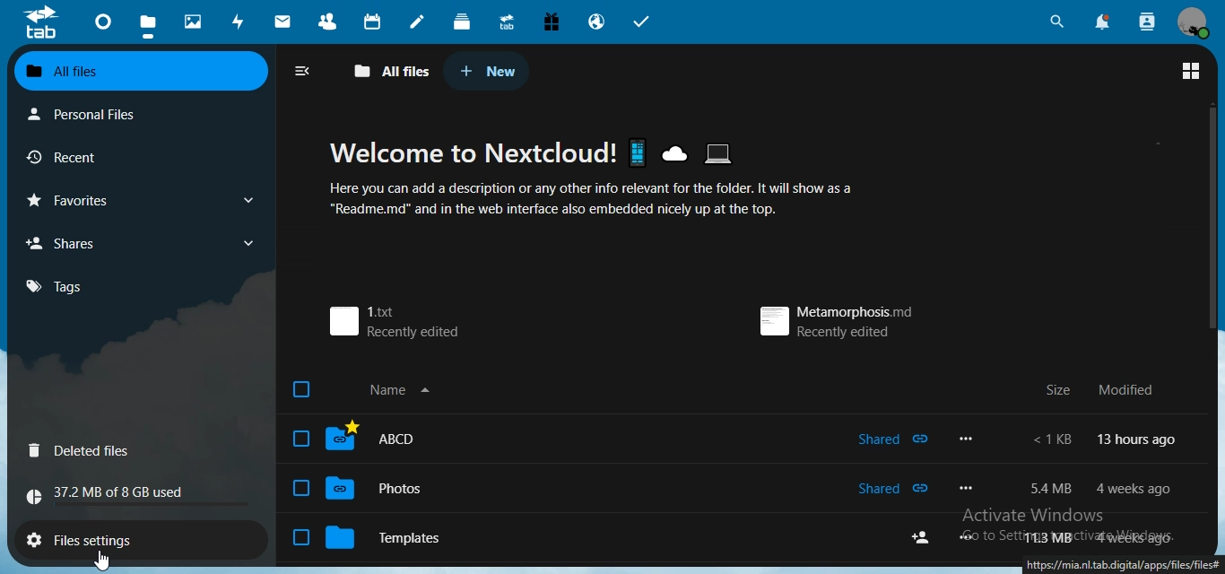  I want to click on mail, so click(282, 22).